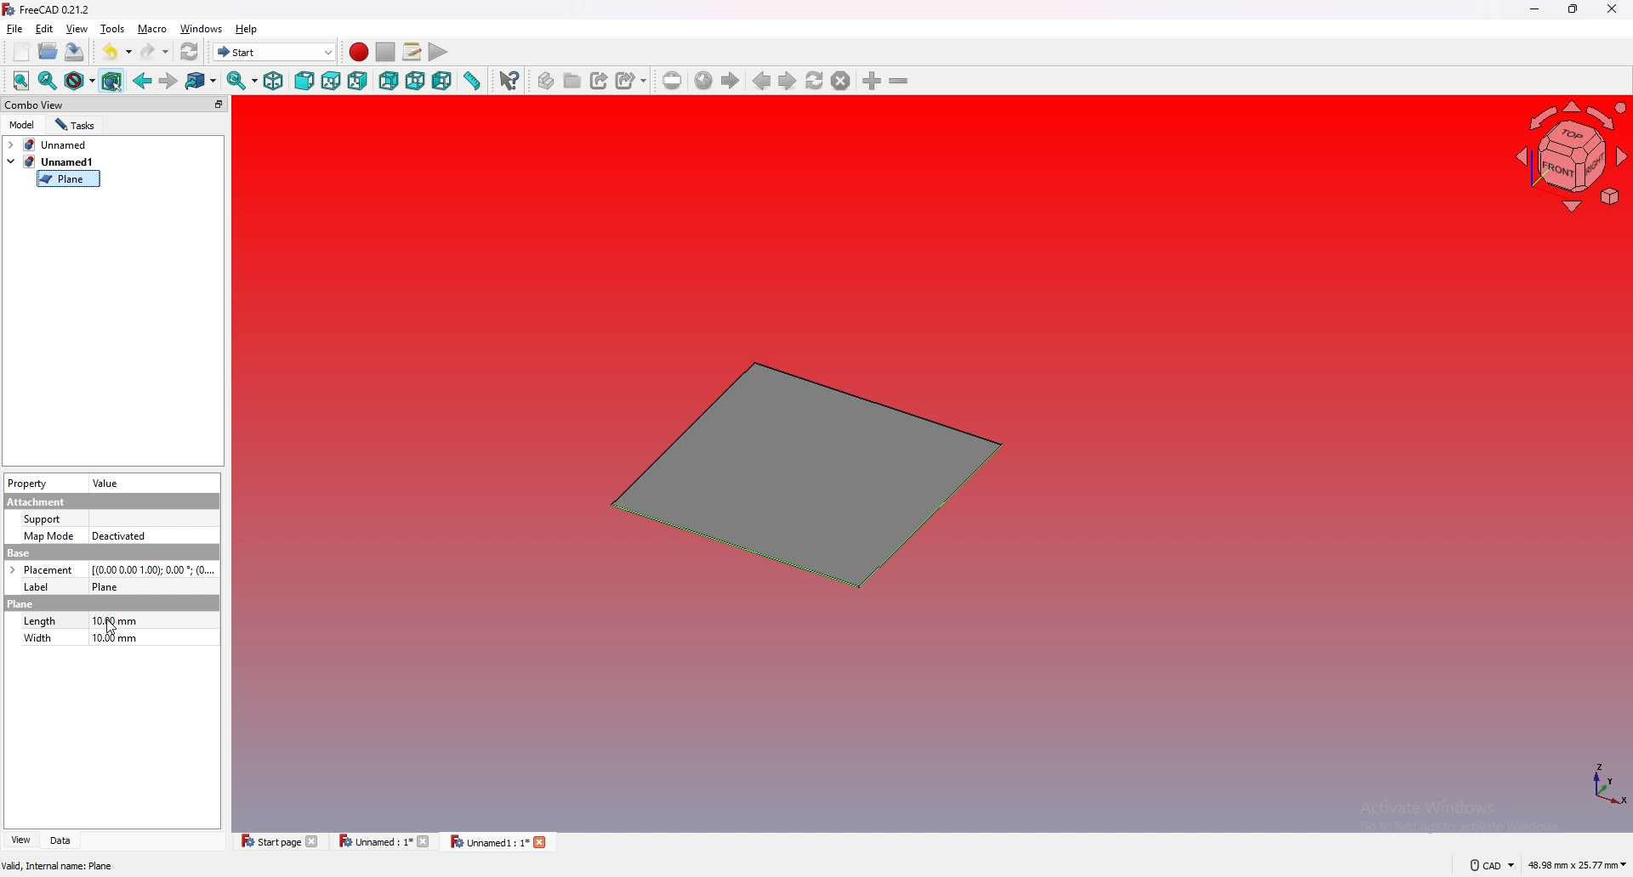 This screenshot has height=877, width=1633. What do you see at coordinates (108, 484) in the screenshot?
I see `value` at bounding box center [108, 484].